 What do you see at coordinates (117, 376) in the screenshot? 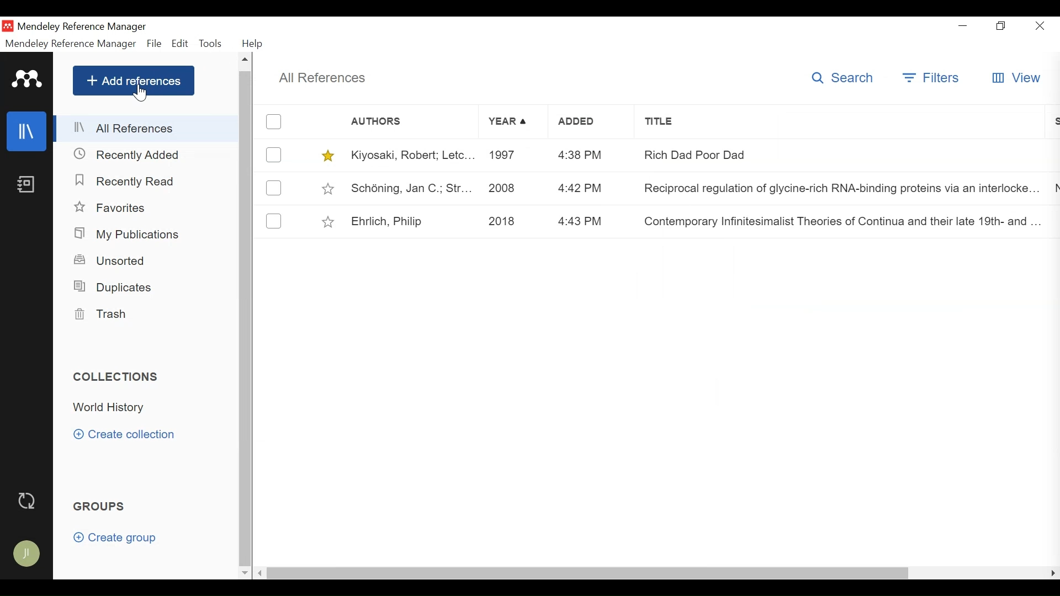
I see `Collections` at bounding box center [117, 376].